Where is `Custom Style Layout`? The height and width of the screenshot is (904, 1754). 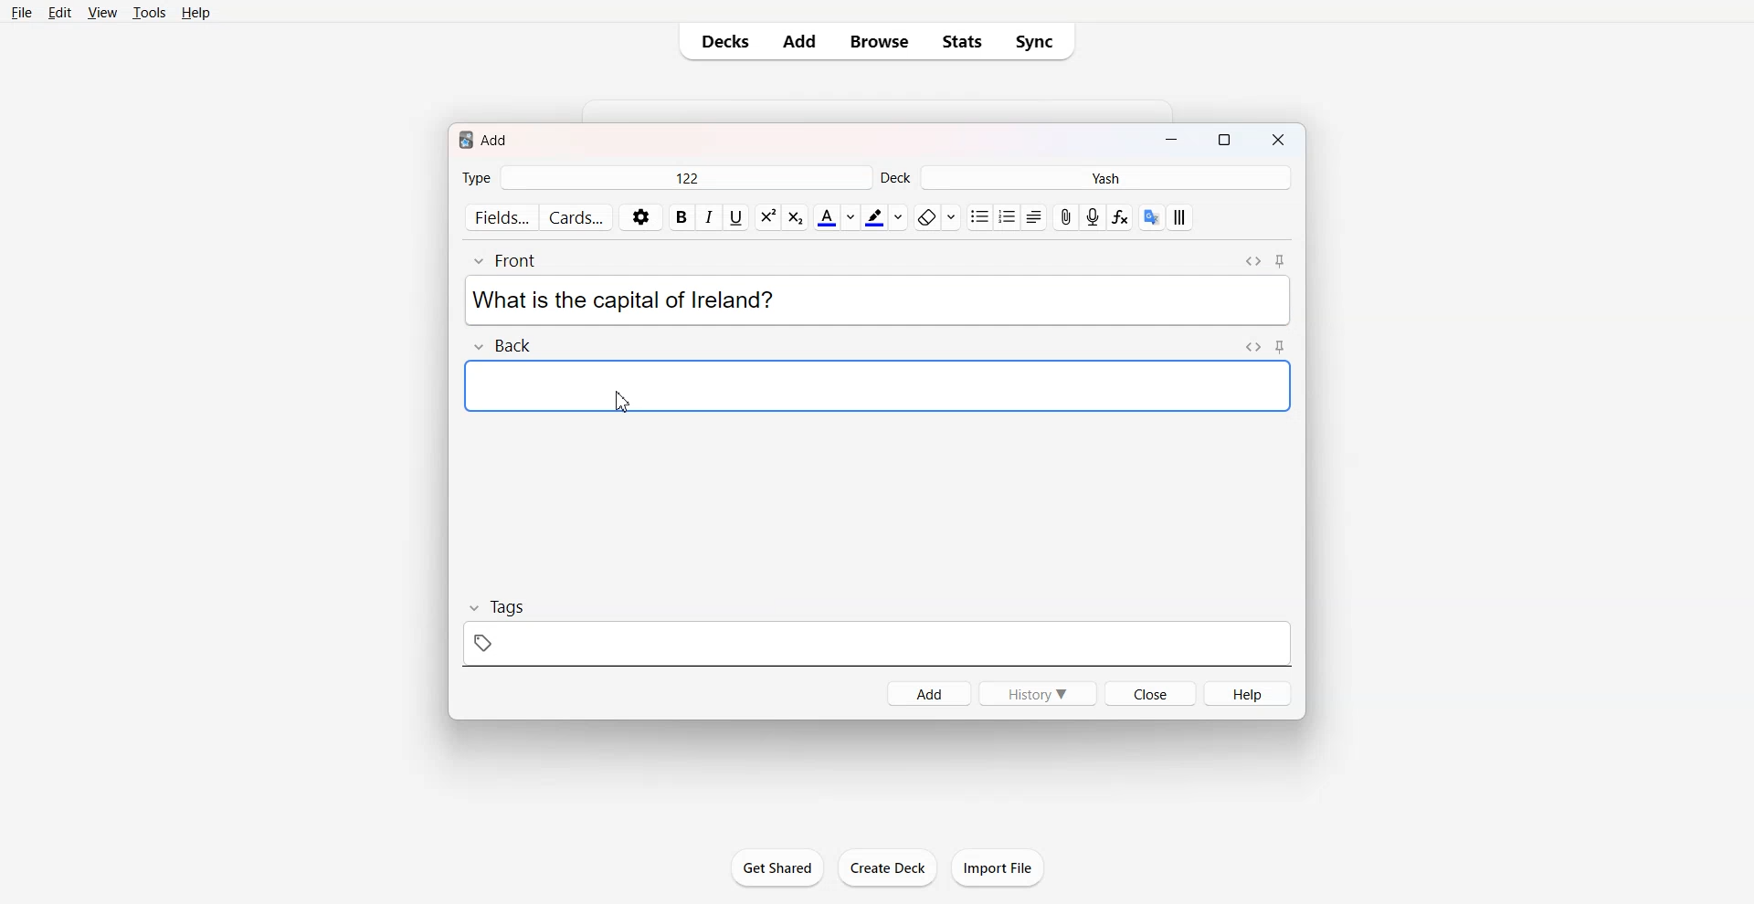 Custom Style Layout is located at coordinates (1180, 217).